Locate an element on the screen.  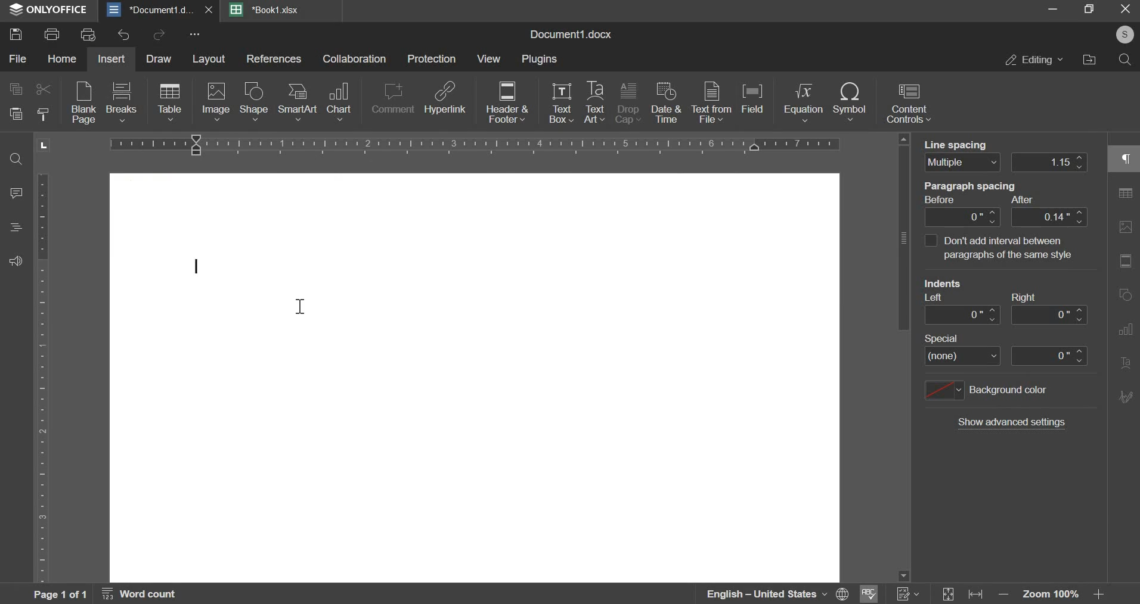
field is located at coordinates (756, 102).